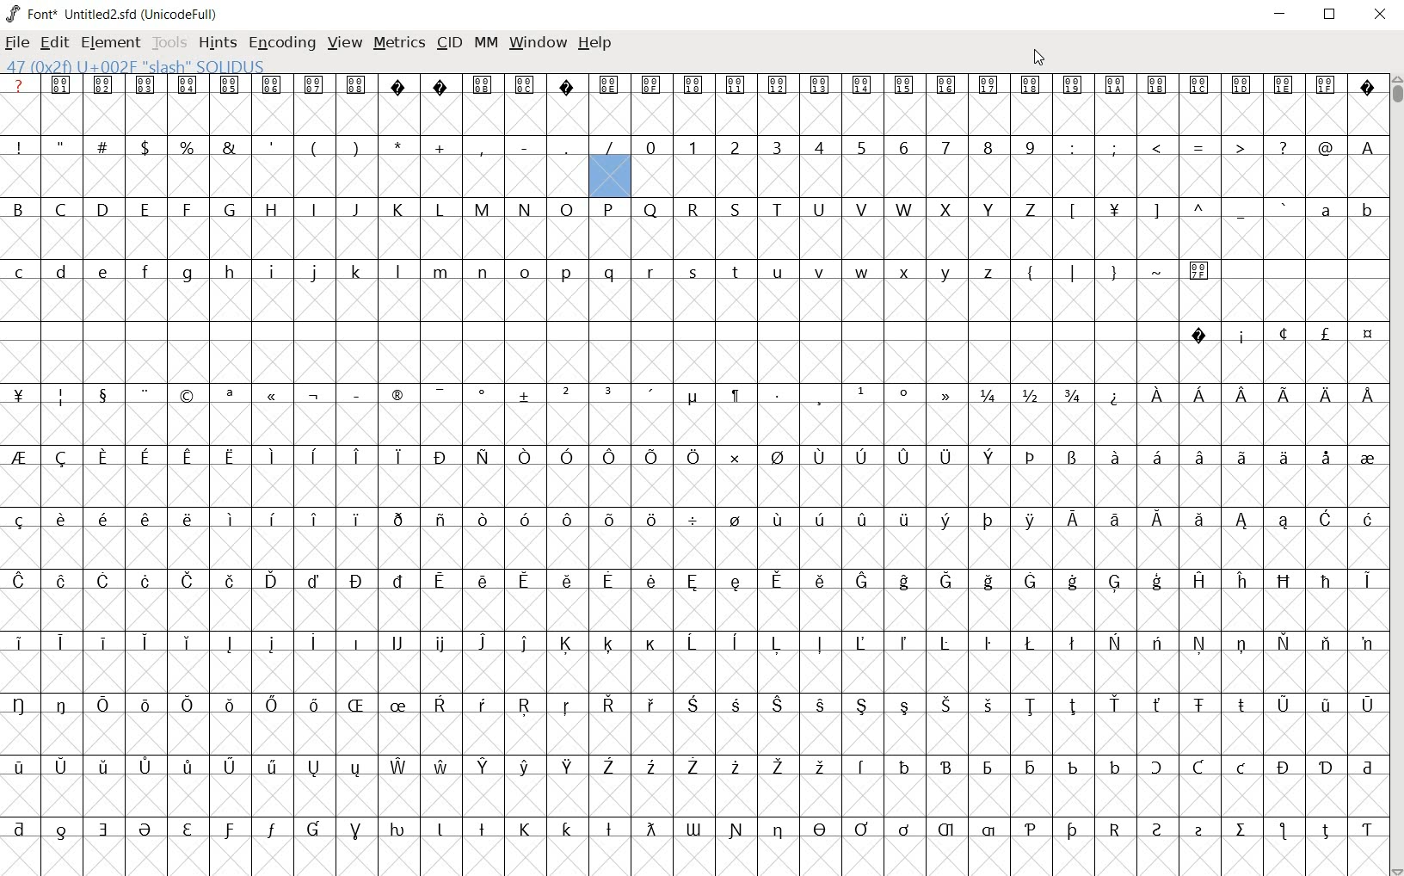  I want to click on symbols, so click(1199, 147).